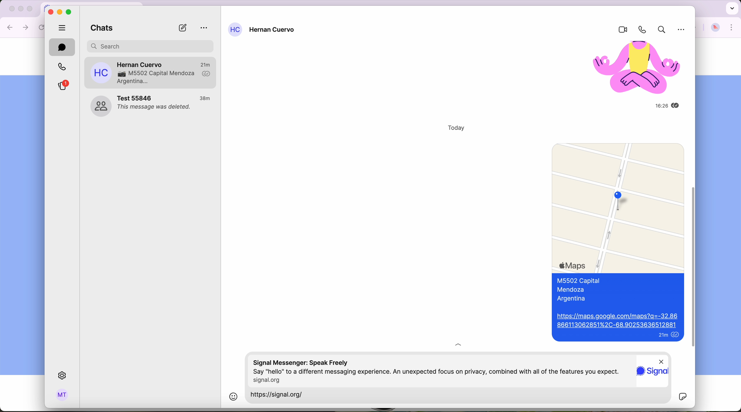  What do you see at coordinates (182, 28) in the screenshot?
I see `new chat` at bounding box center [182, 28].